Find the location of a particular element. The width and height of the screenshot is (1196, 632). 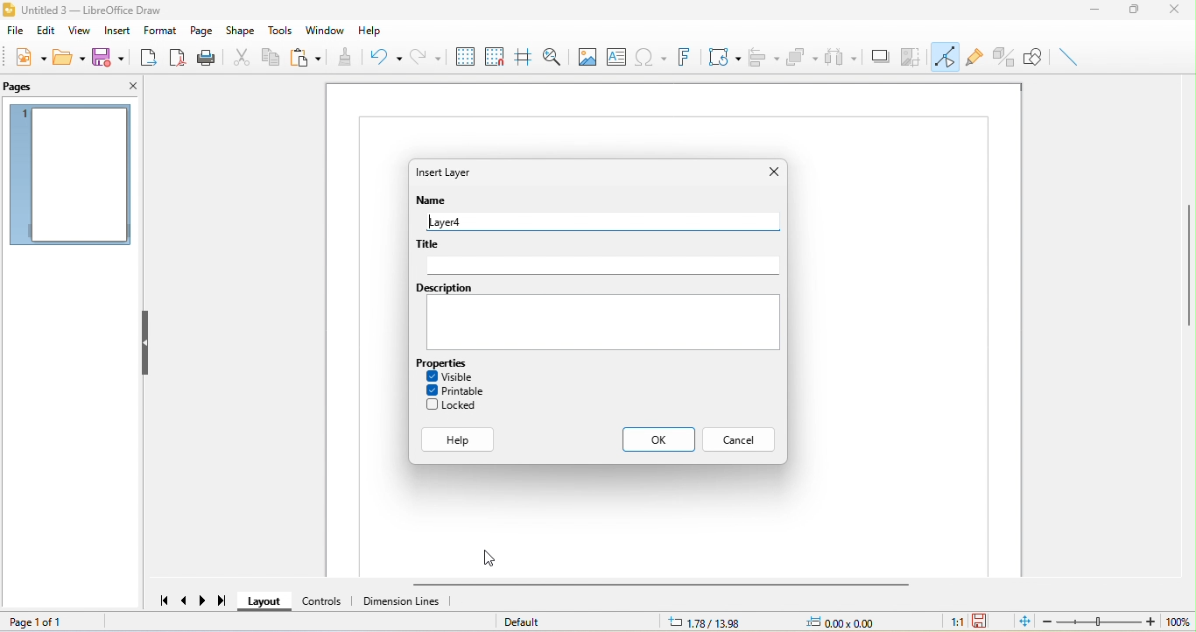

shape is located at coordinates (240, 31).